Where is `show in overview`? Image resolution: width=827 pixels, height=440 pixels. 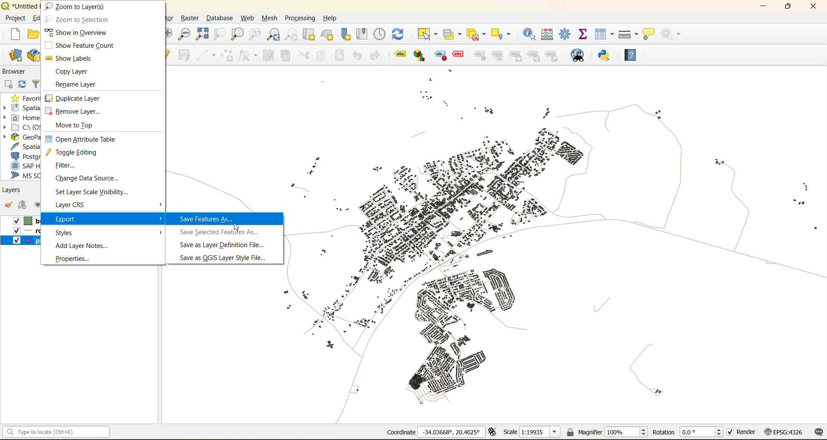 show in overview is located at coordinates (78, 32).